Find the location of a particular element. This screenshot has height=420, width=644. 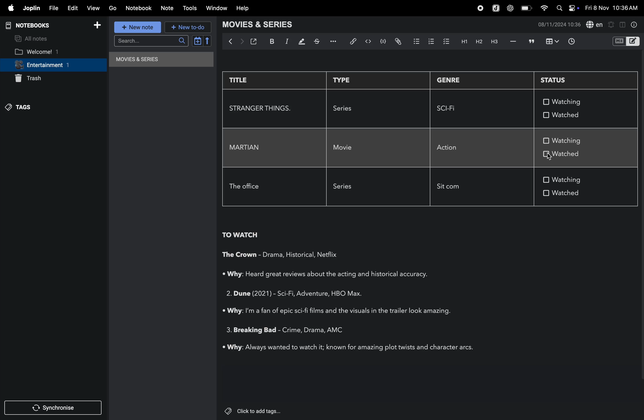

block quote is located at coordinates (531, 41).